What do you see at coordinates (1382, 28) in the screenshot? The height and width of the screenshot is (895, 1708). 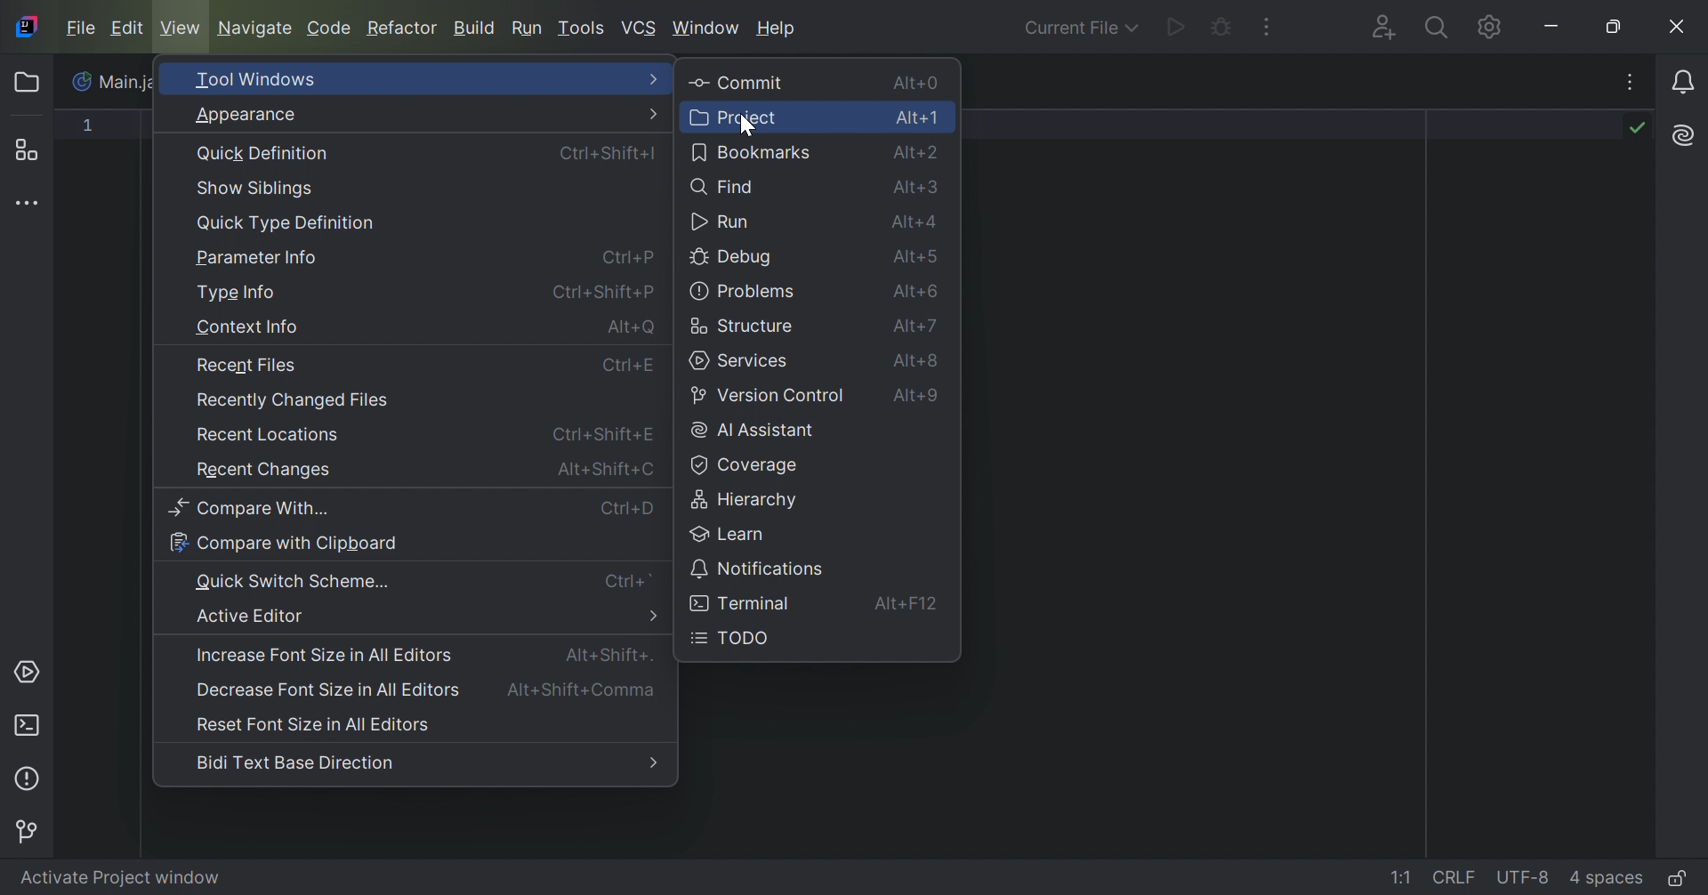 I see `Code with me` at bounding box center [1382, 28].